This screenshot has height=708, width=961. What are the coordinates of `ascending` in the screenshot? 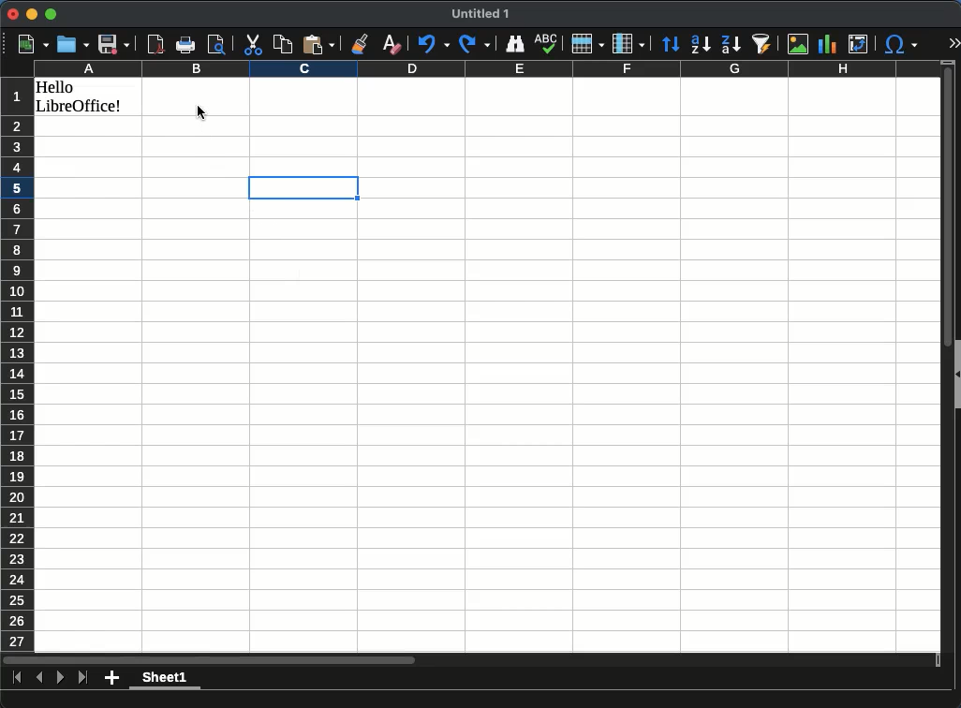 It's located at (701, 42).